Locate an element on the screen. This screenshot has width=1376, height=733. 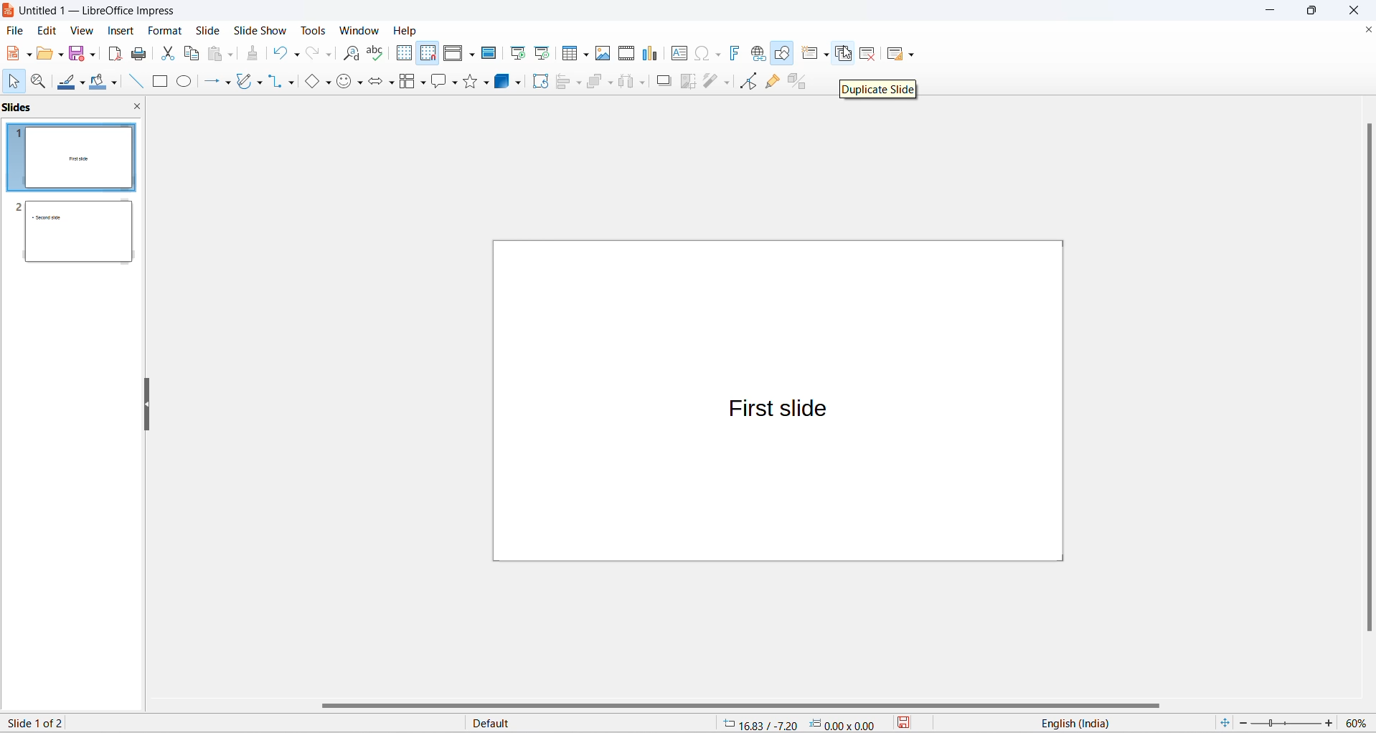
new slide options is located at coordinates (826, 55).